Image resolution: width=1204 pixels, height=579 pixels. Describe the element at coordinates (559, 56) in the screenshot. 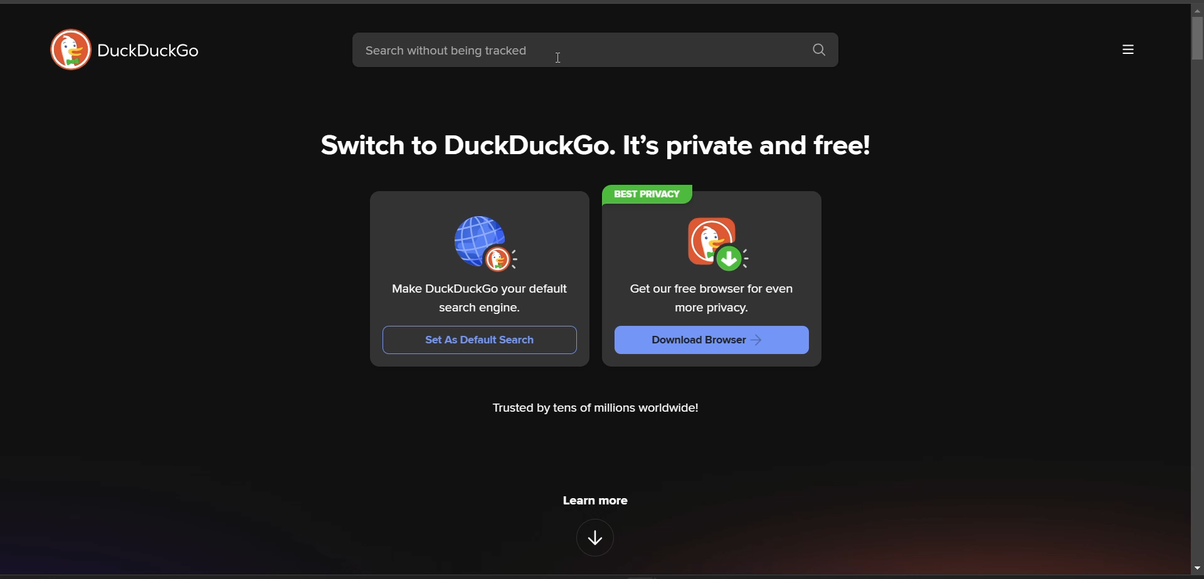

I see `cursor` at that location.